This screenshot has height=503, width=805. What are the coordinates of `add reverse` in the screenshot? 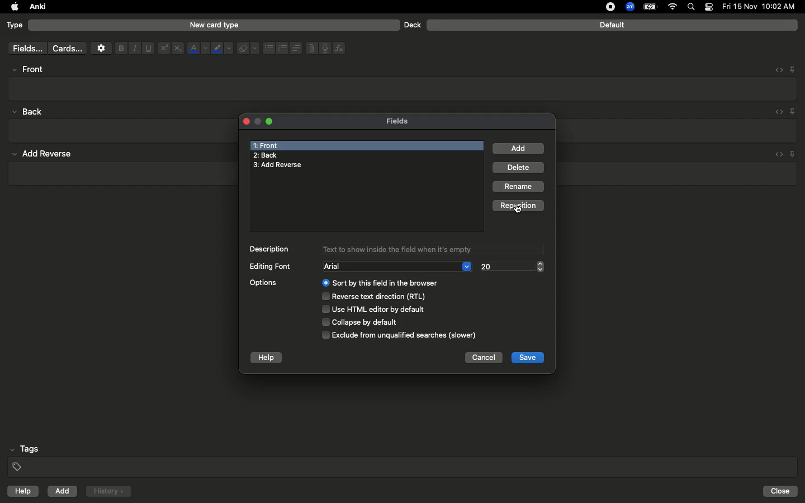 It's located at (47, 154).